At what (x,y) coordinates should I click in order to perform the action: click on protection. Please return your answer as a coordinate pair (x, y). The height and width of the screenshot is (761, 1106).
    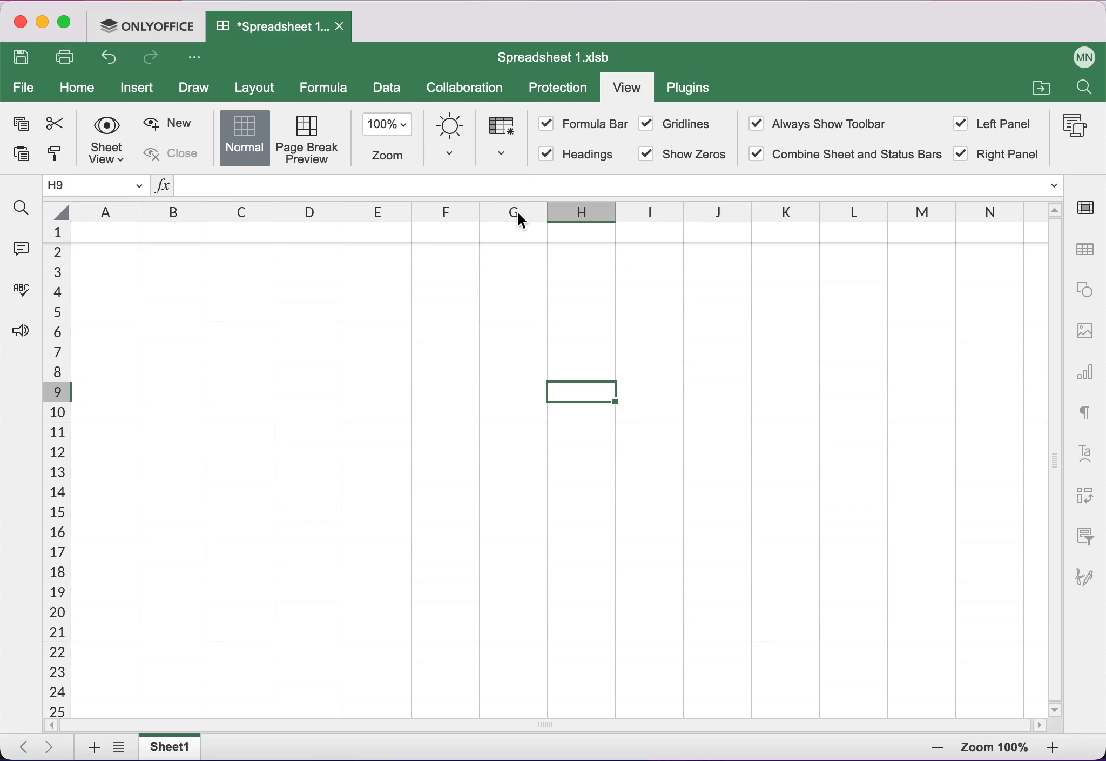
    Looking at the image, I should click on (558, 89).